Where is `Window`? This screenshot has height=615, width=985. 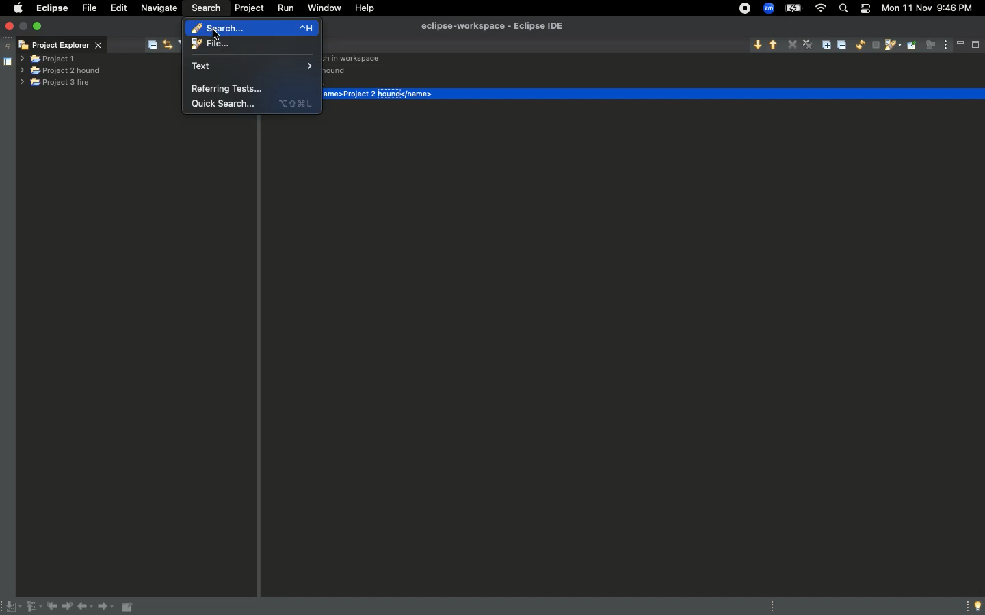 Window is located at coordinates (325, 8).